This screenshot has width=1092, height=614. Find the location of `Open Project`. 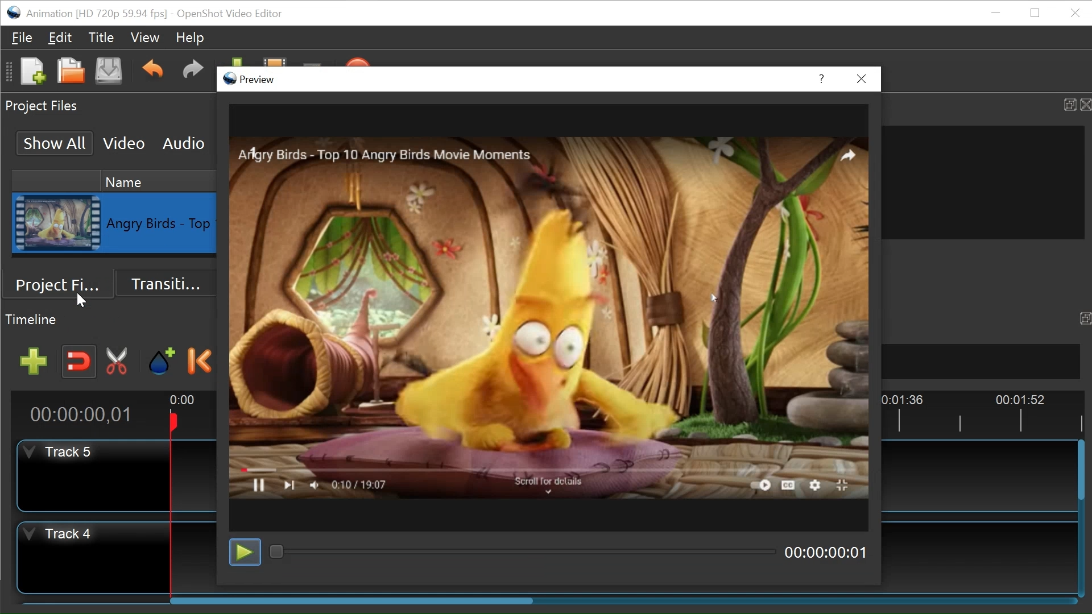

Open Project is located at coordinates (71, 71).